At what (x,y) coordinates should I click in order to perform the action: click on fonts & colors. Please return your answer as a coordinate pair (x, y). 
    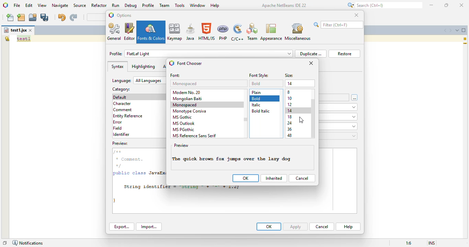
    Looking at the image, I should click on (151, 32).